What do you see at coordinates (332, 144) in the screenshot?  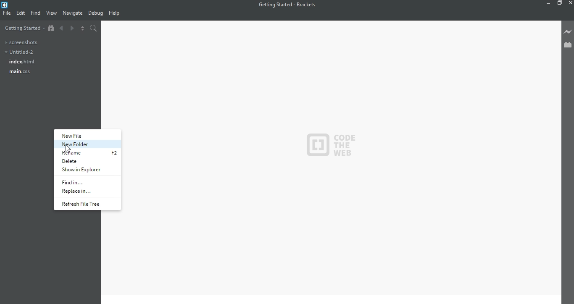 I see `code the web` at bounding box center [332, 144].